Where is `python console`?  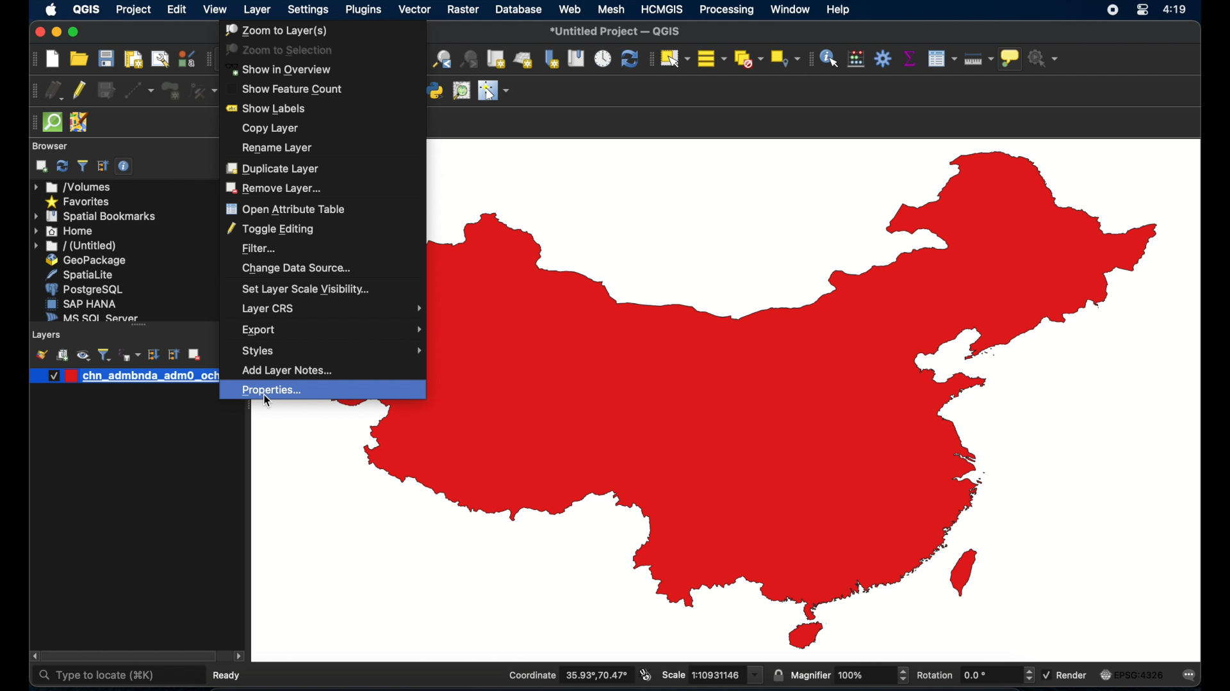
python console is located at coordinates (435, 91).